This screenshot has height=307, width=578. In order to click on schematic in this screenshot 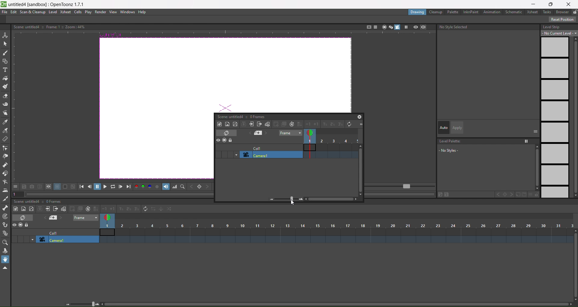, I will do `click(515, 12)`.